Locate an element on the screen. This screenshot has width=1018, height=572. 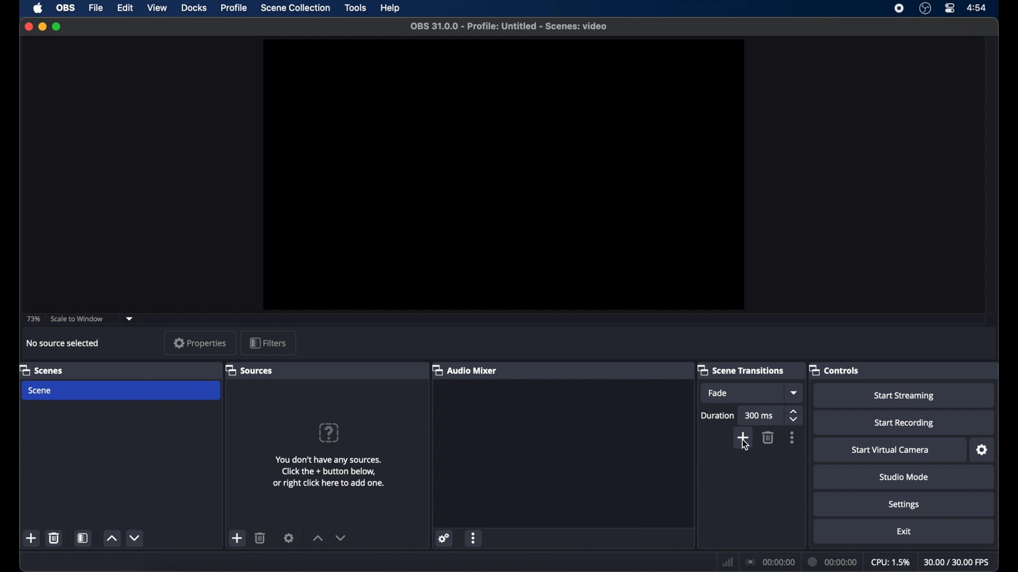
settings is located at coordinates (904, 504).